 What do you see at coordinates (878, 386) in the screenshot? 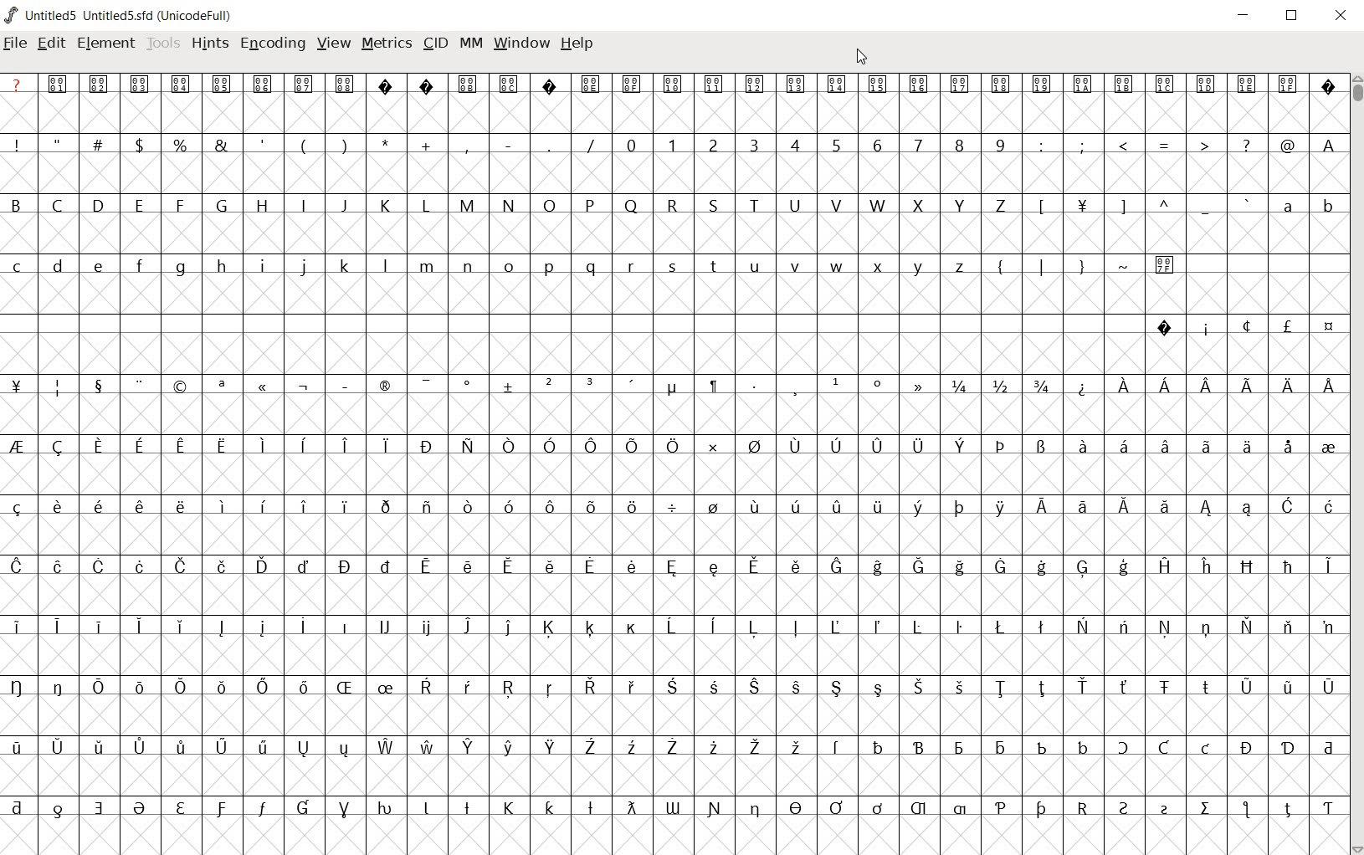
I see `Symbol` at bounding box center [878, 386].